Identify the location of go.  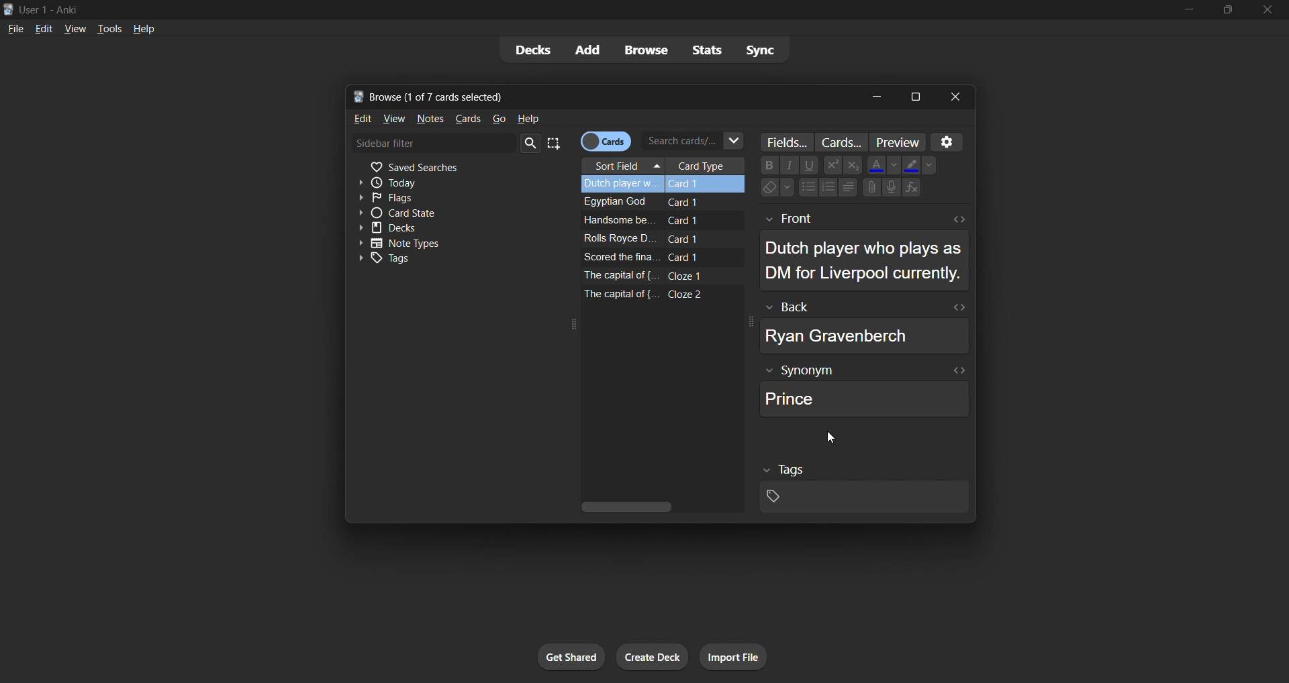
(498, 119).